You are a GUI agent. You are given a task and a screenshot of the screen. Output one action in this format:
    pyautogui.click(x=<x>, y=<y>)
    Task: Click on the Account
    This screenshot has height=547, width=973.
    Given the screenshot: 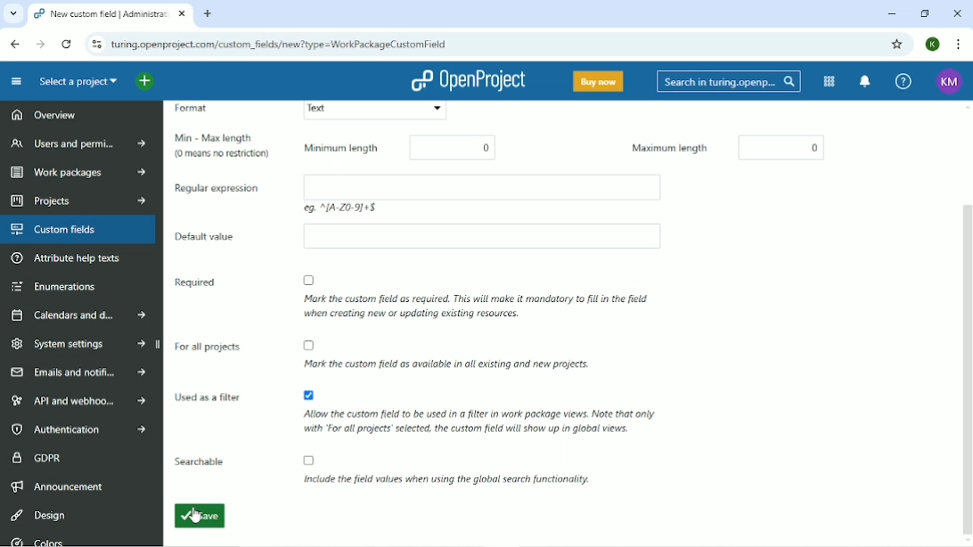 What is the action you would take?
    pyautogui.click(x=932, y=44)
    